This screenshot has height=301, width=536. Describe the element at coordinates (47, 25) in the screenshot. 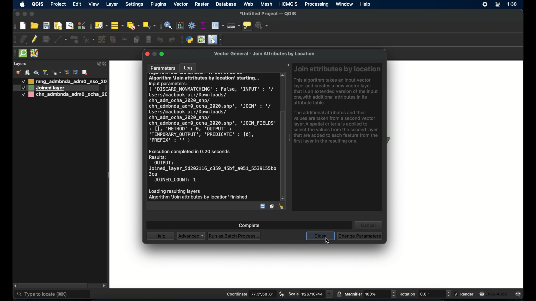

I see `save project` at that location.